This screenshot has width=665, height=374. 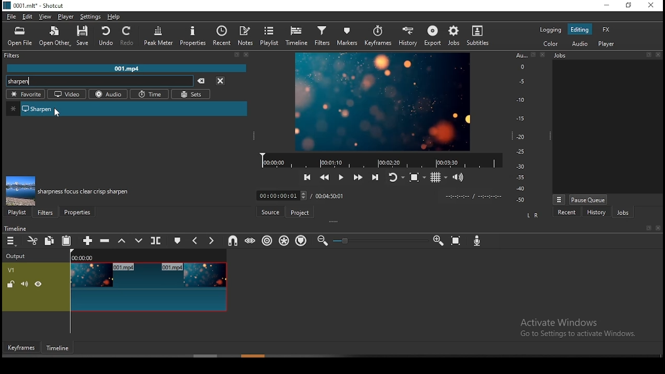 What do you see at coordinates (378, 35) in the screenshot?
I see `keyframes` at bounding box center [378, 35].